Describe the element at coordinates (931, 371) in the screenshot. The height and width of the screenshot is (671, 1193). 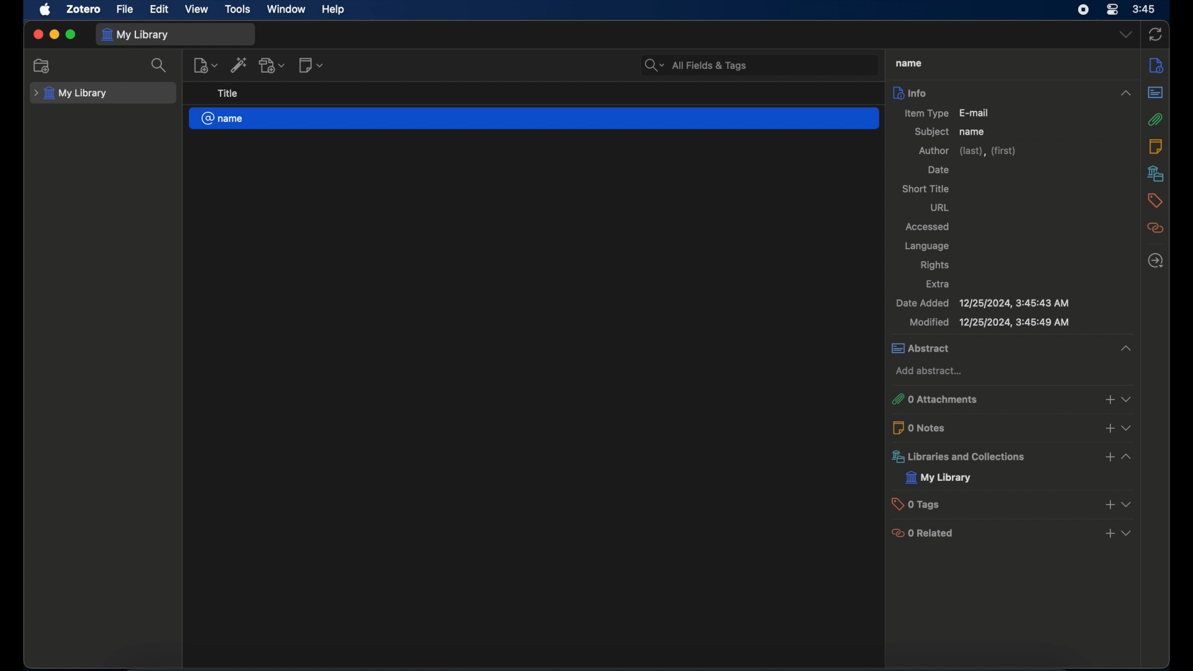
I see `add abstract` at that location.